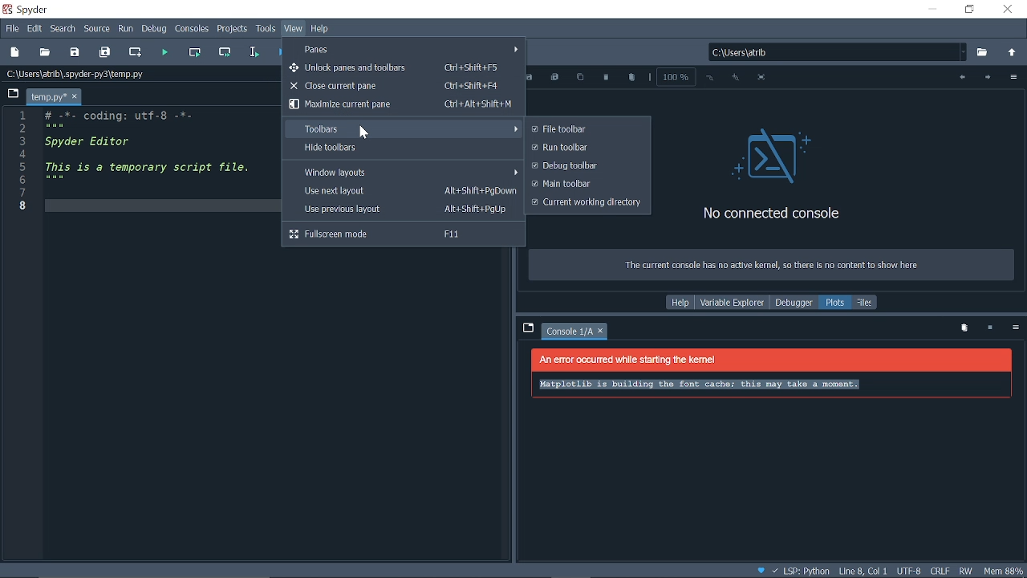 This screenshot has height=578, width=1027. What do you see at coordinates (294, 29) in the screenshot?
I see `View` at bounding box center [294, 29].